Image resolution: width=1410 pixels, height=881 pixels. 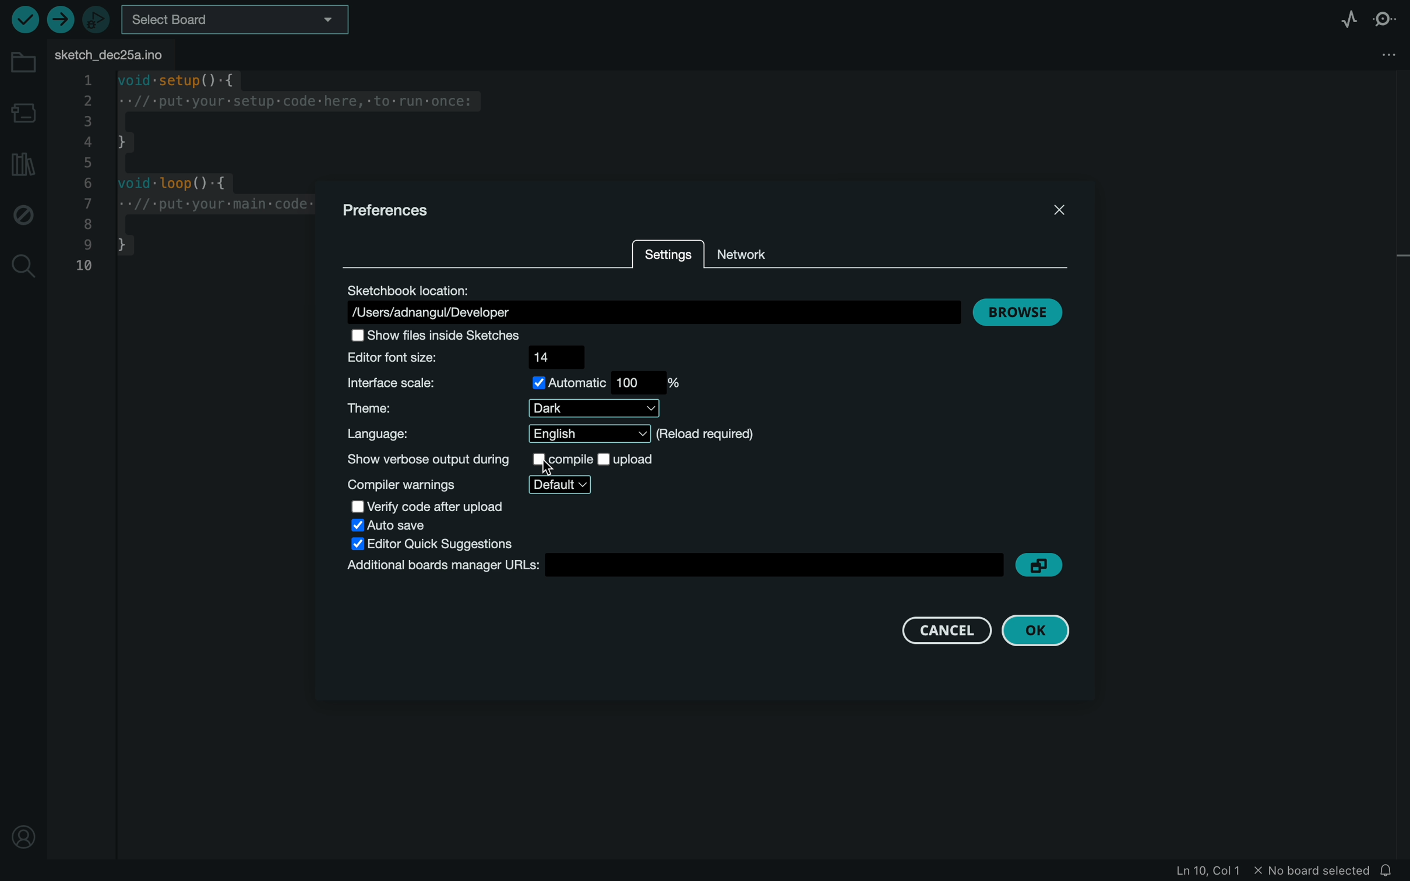 What do you see at coordinates (1386, 17) in the screenshot?
I see `serial  monitor` at bounding box center [1386, 17].